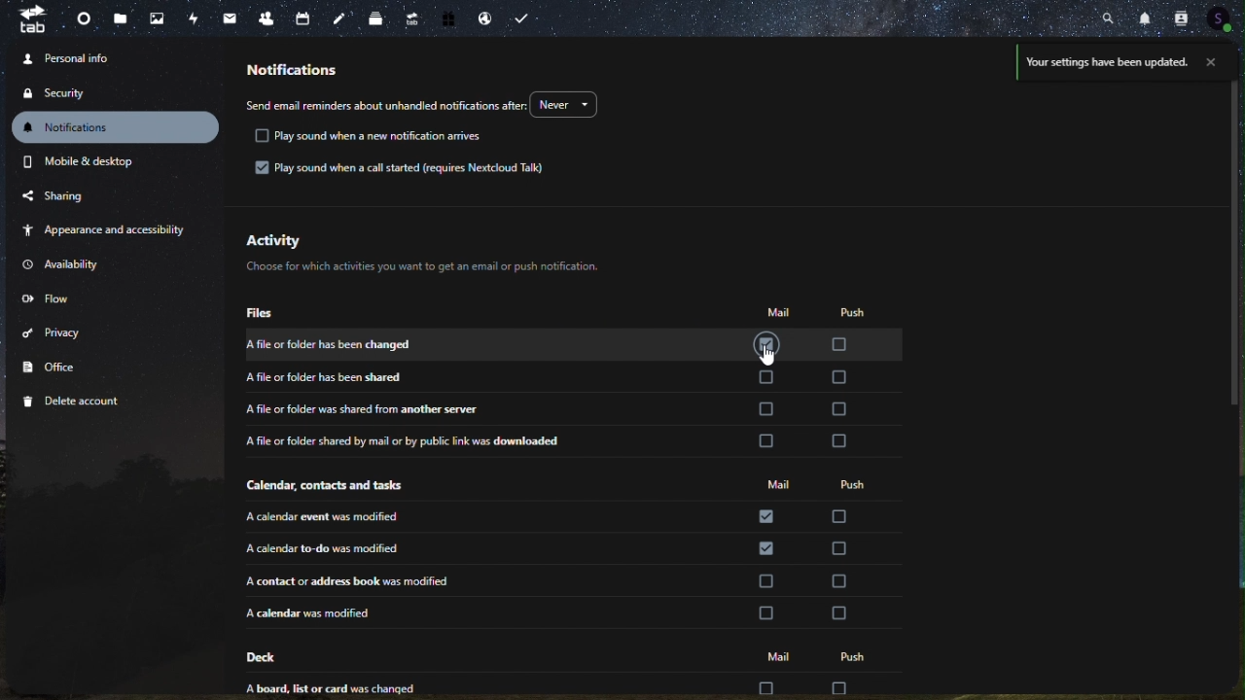  What do you see at coordinates (765, 378) in the screenshot?
I see `check box` at bounding box center [765, 378].